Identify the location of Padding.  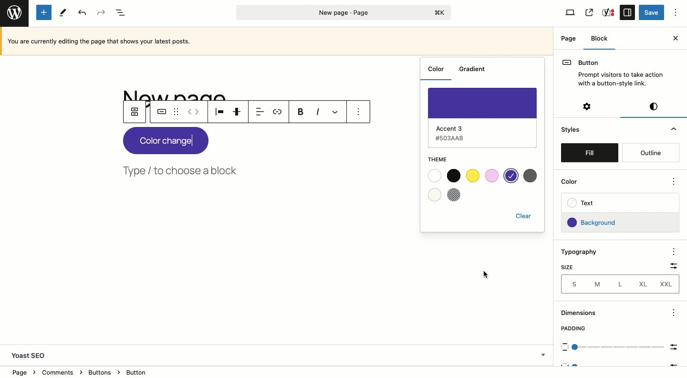
(575, 328).